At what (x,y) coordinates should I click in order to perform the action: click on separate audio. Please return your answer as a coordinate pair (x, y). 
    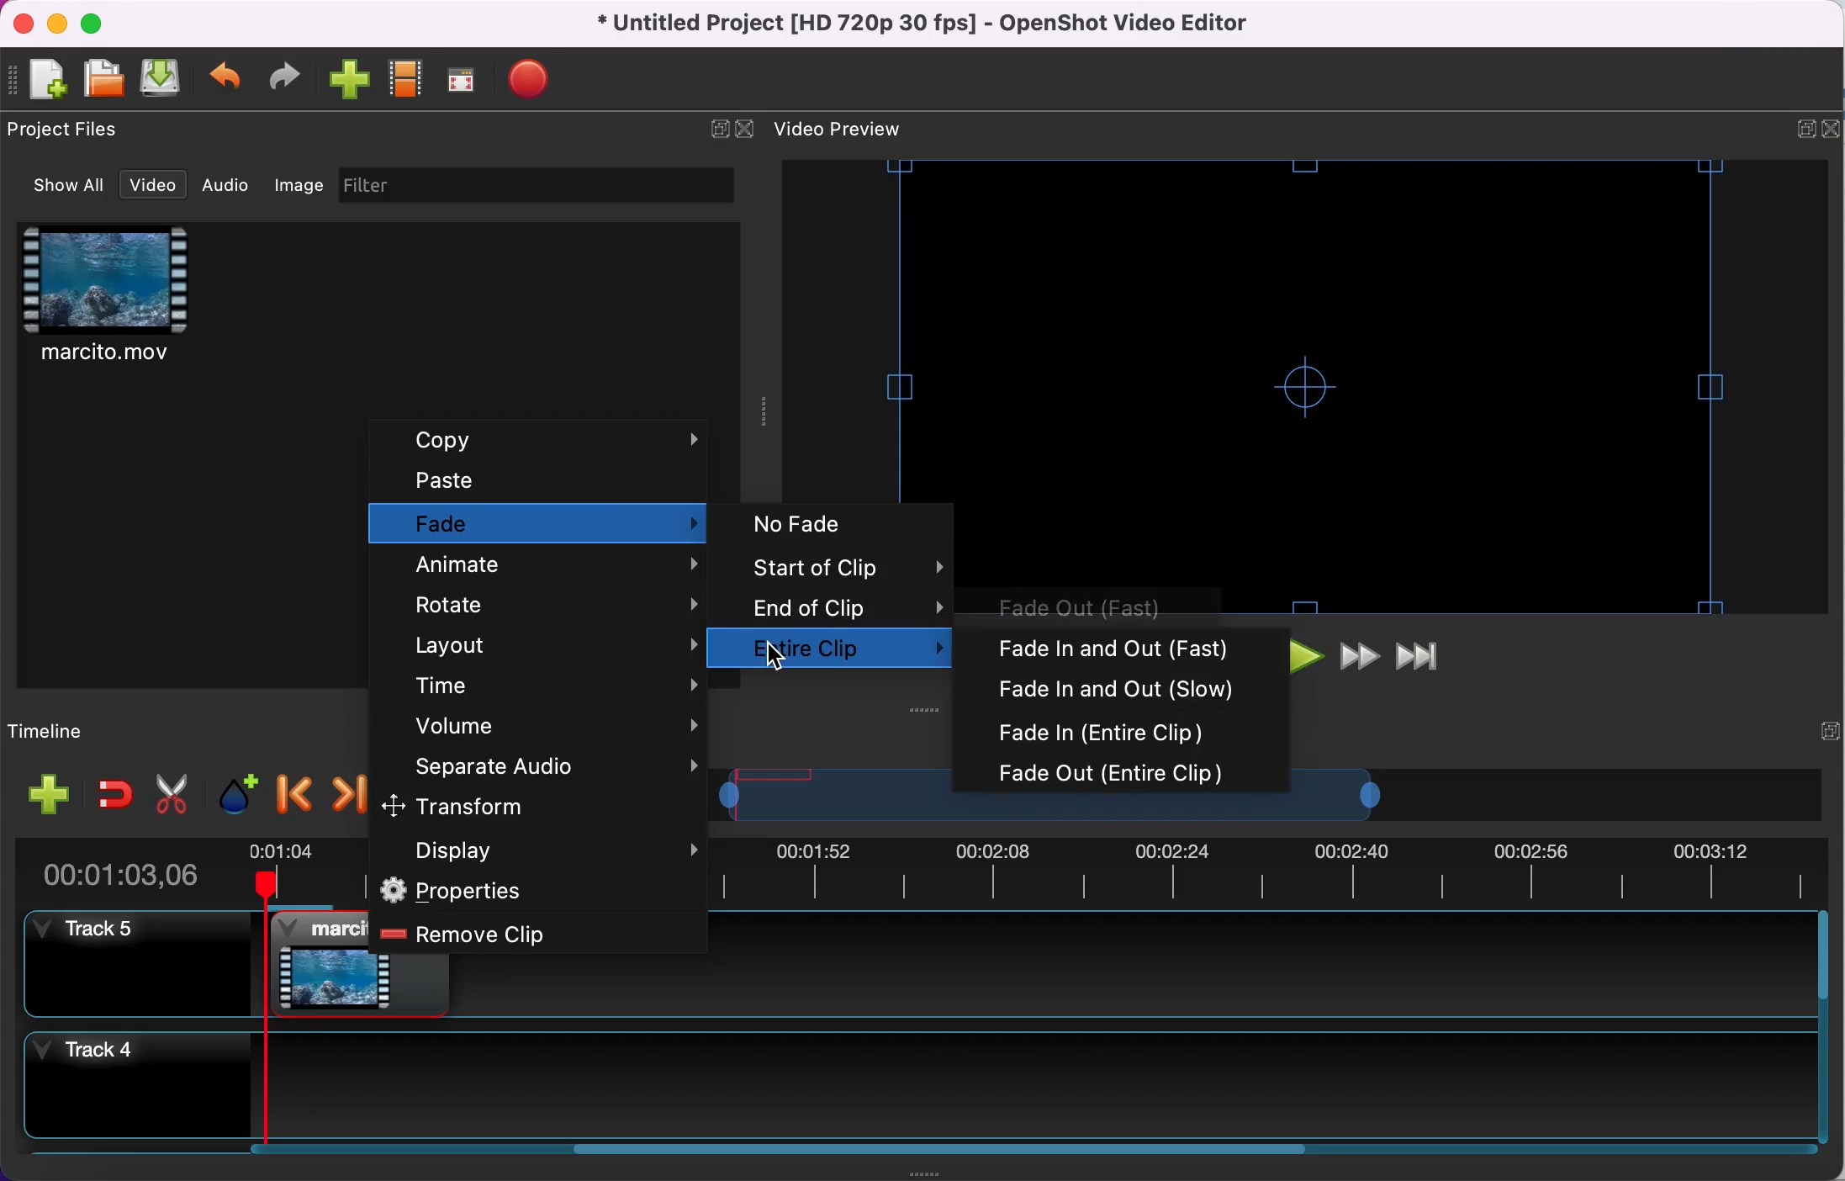
    Looking at the image, I should click on (549, 769).